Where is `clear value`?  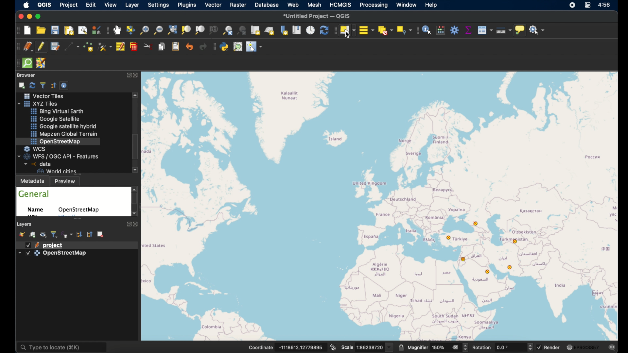 clear value is located at coordinates (455, 347).